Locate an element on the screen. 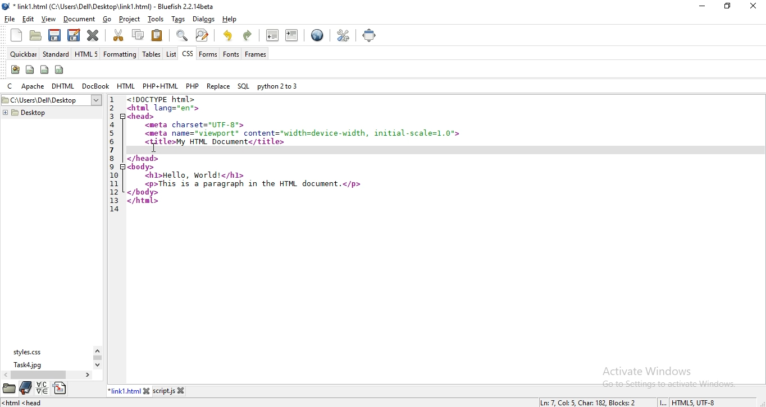  13 is located at coordinates (114, 201).